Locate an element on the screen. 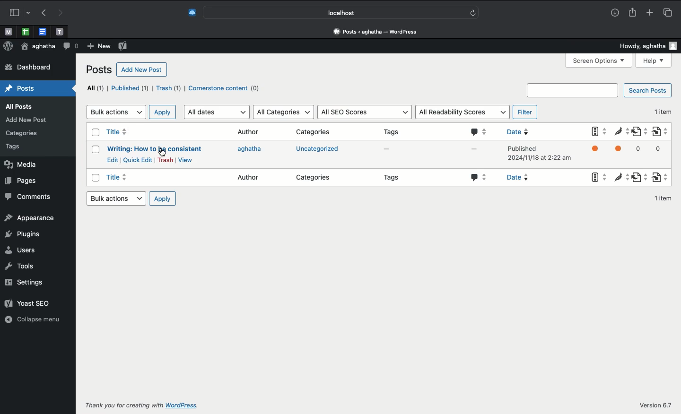  media is located at coordinates (21, 164).